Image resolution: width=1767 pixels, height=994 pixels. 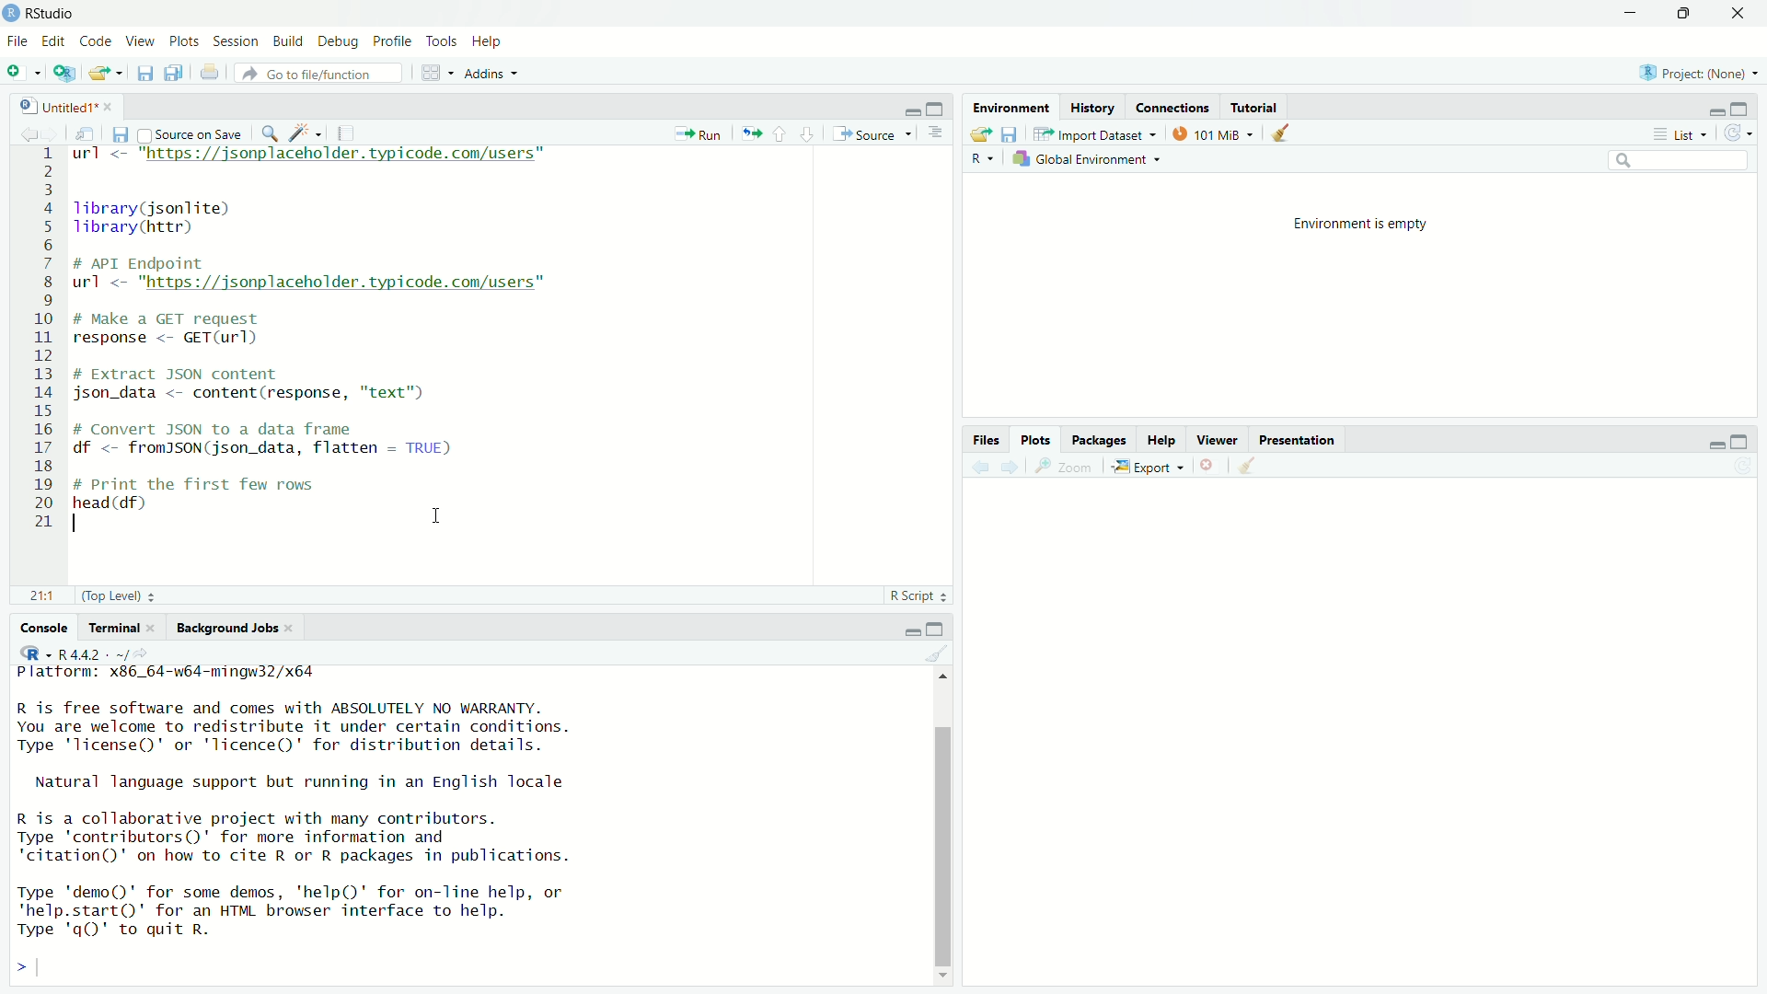 What do you see at coordinates (1161, 441) in the screenshot?
I see `Help` at bounding box center [1161, 441].